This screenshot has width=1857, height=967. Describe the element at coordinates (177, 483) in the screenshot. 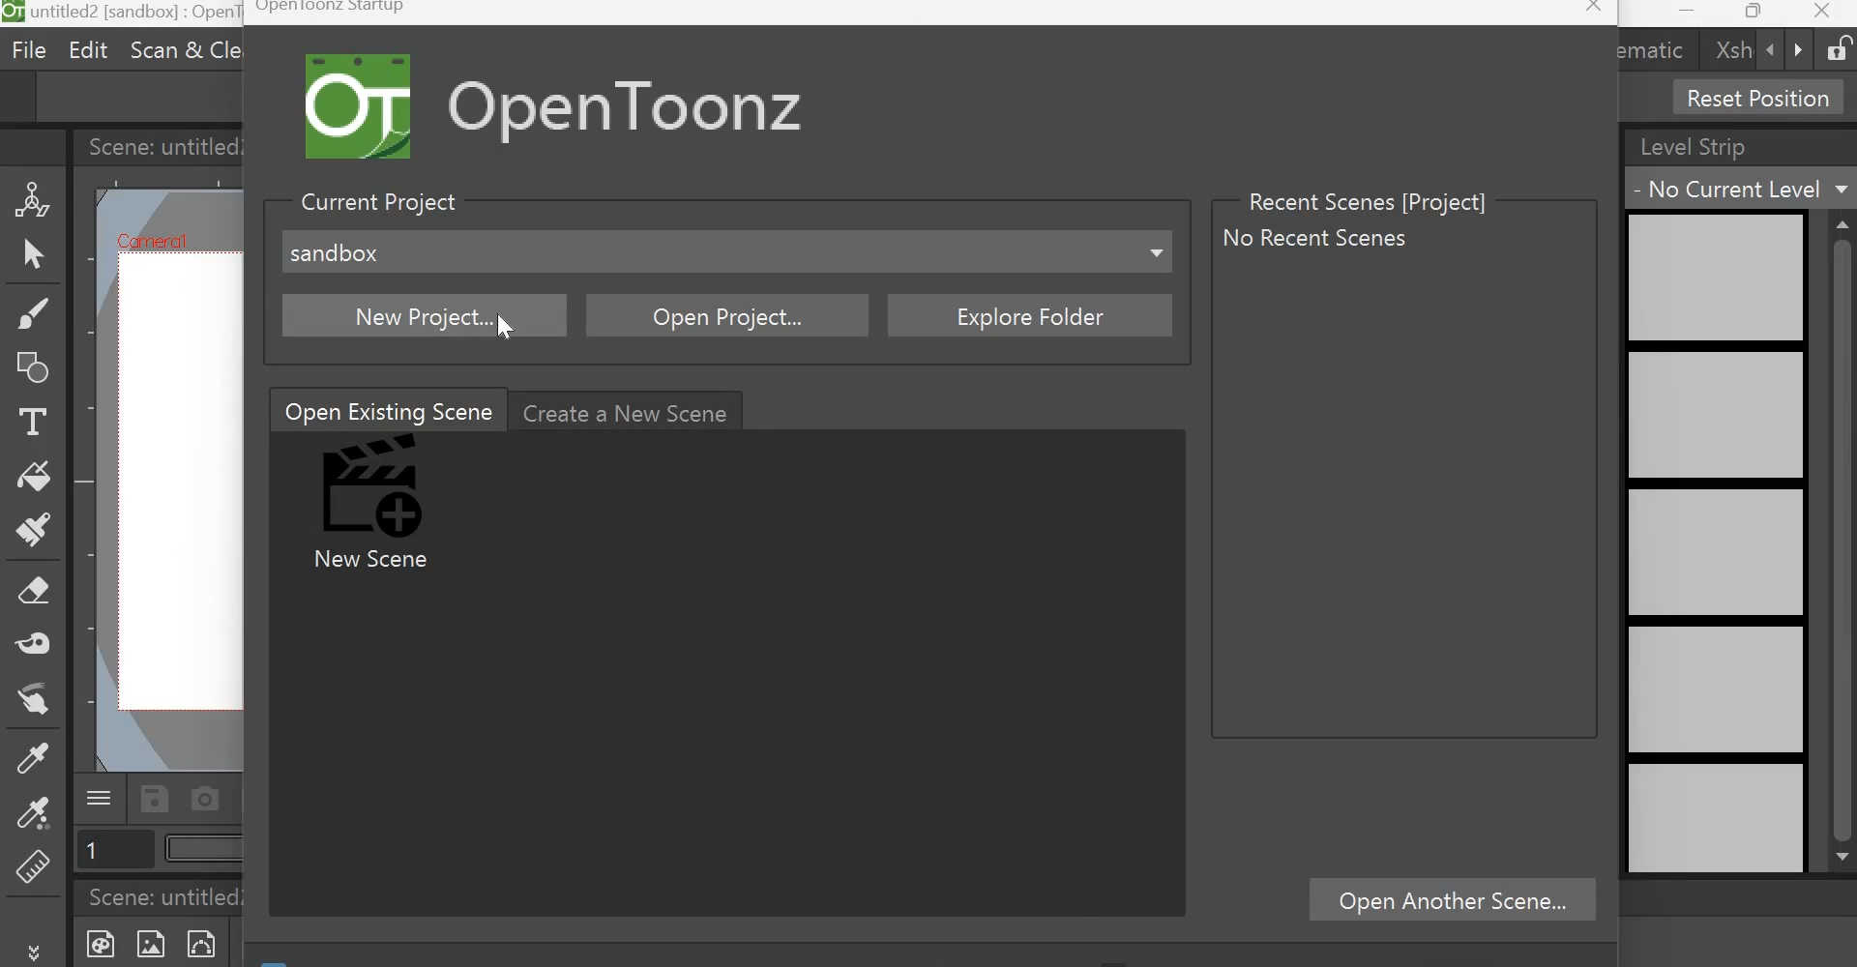

I see `working area` at that location.